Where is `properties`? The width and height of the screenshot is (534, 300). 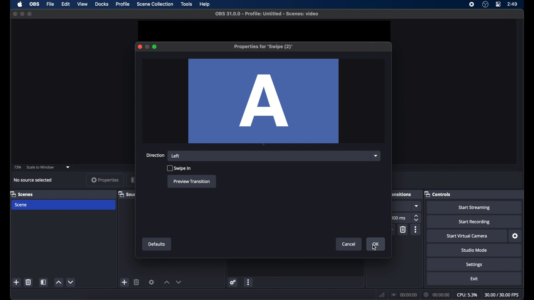
properties is located at coordinates (105, 180).